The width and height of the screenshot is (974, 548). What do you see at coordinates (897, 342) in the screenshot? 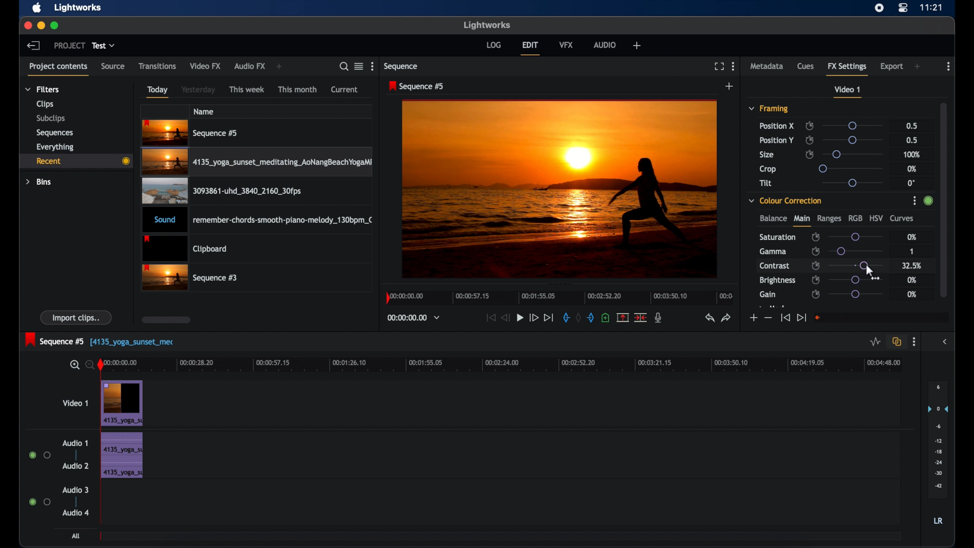
I see `toggle auto track sync` at bounding box center [897, 342].